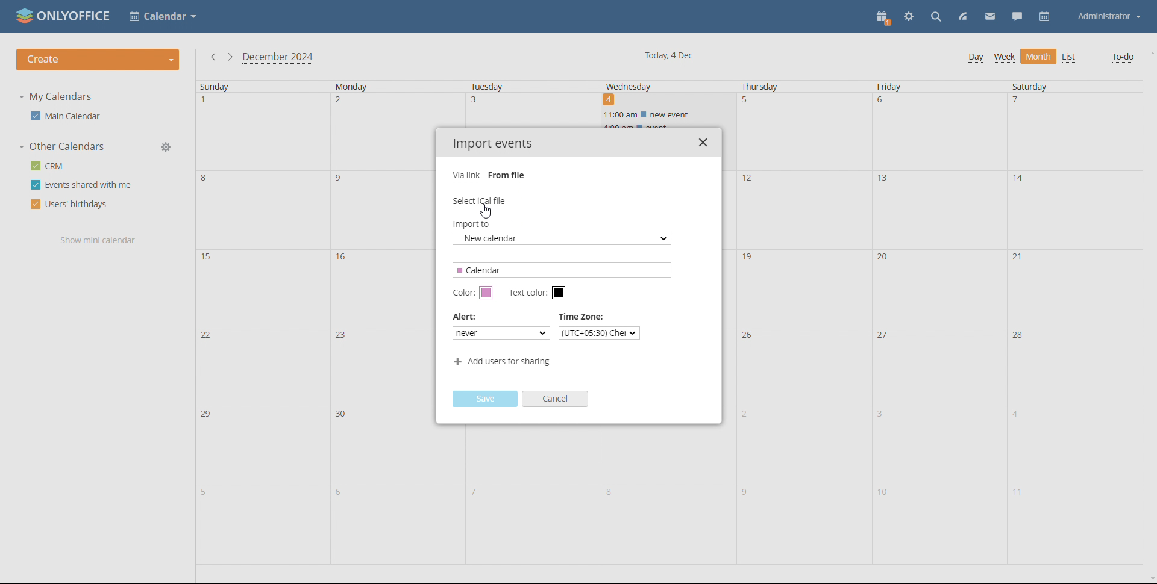 The width and height of the screenshot is (1157, 584). I want to click on import to, so click(476, 225).